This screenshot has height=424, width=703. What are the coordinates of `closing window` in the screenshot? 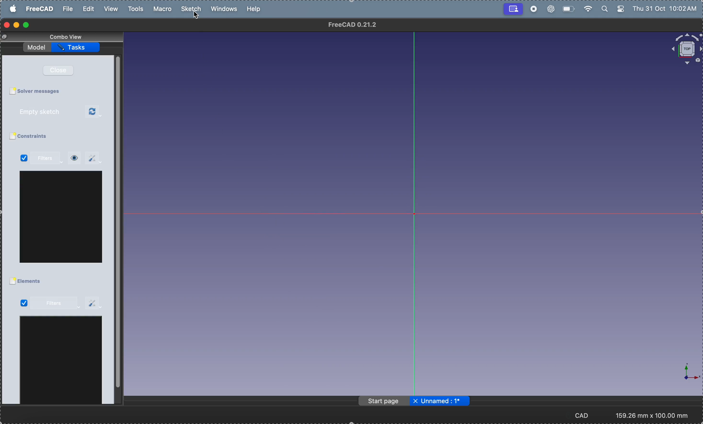 It's located at (7, 25).